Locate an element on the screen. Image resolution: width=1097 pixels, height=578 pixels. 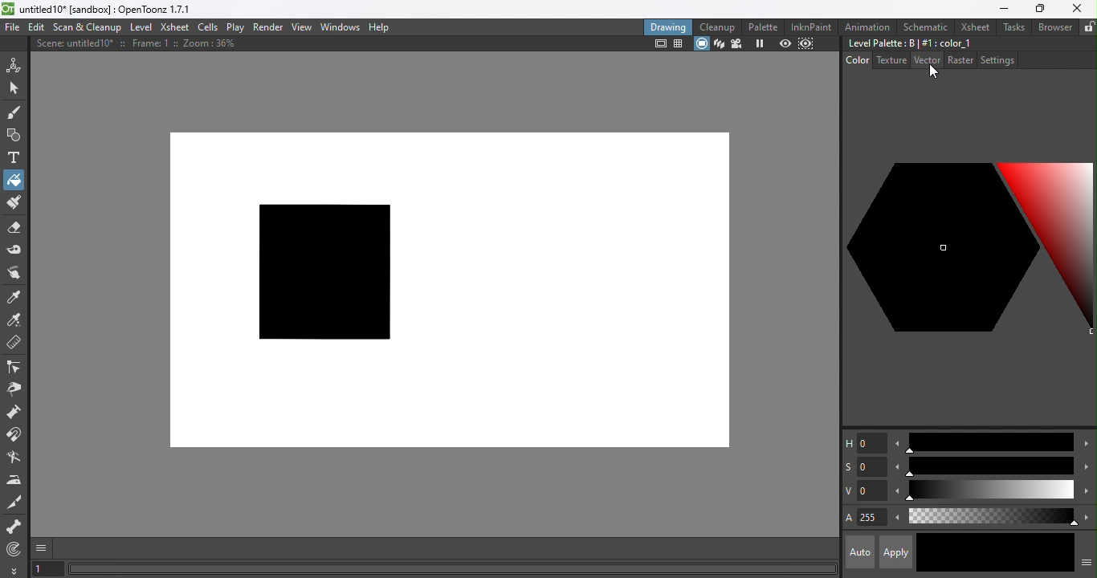
Sub-camera view is located at coordinates (808, 43).